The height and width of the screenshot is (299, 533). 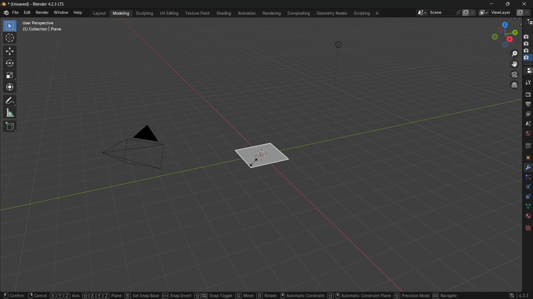 I want to click on automatic constraint, so click(x=302, y=294).